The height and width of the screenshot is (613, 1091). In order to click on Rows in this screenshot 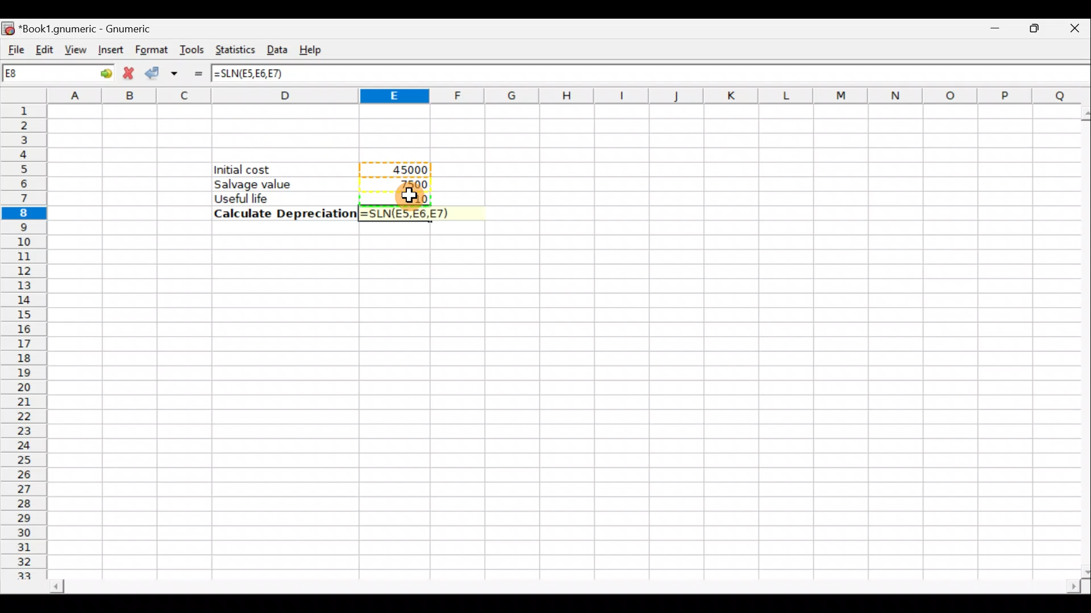, I will do `click(27, 343)`.